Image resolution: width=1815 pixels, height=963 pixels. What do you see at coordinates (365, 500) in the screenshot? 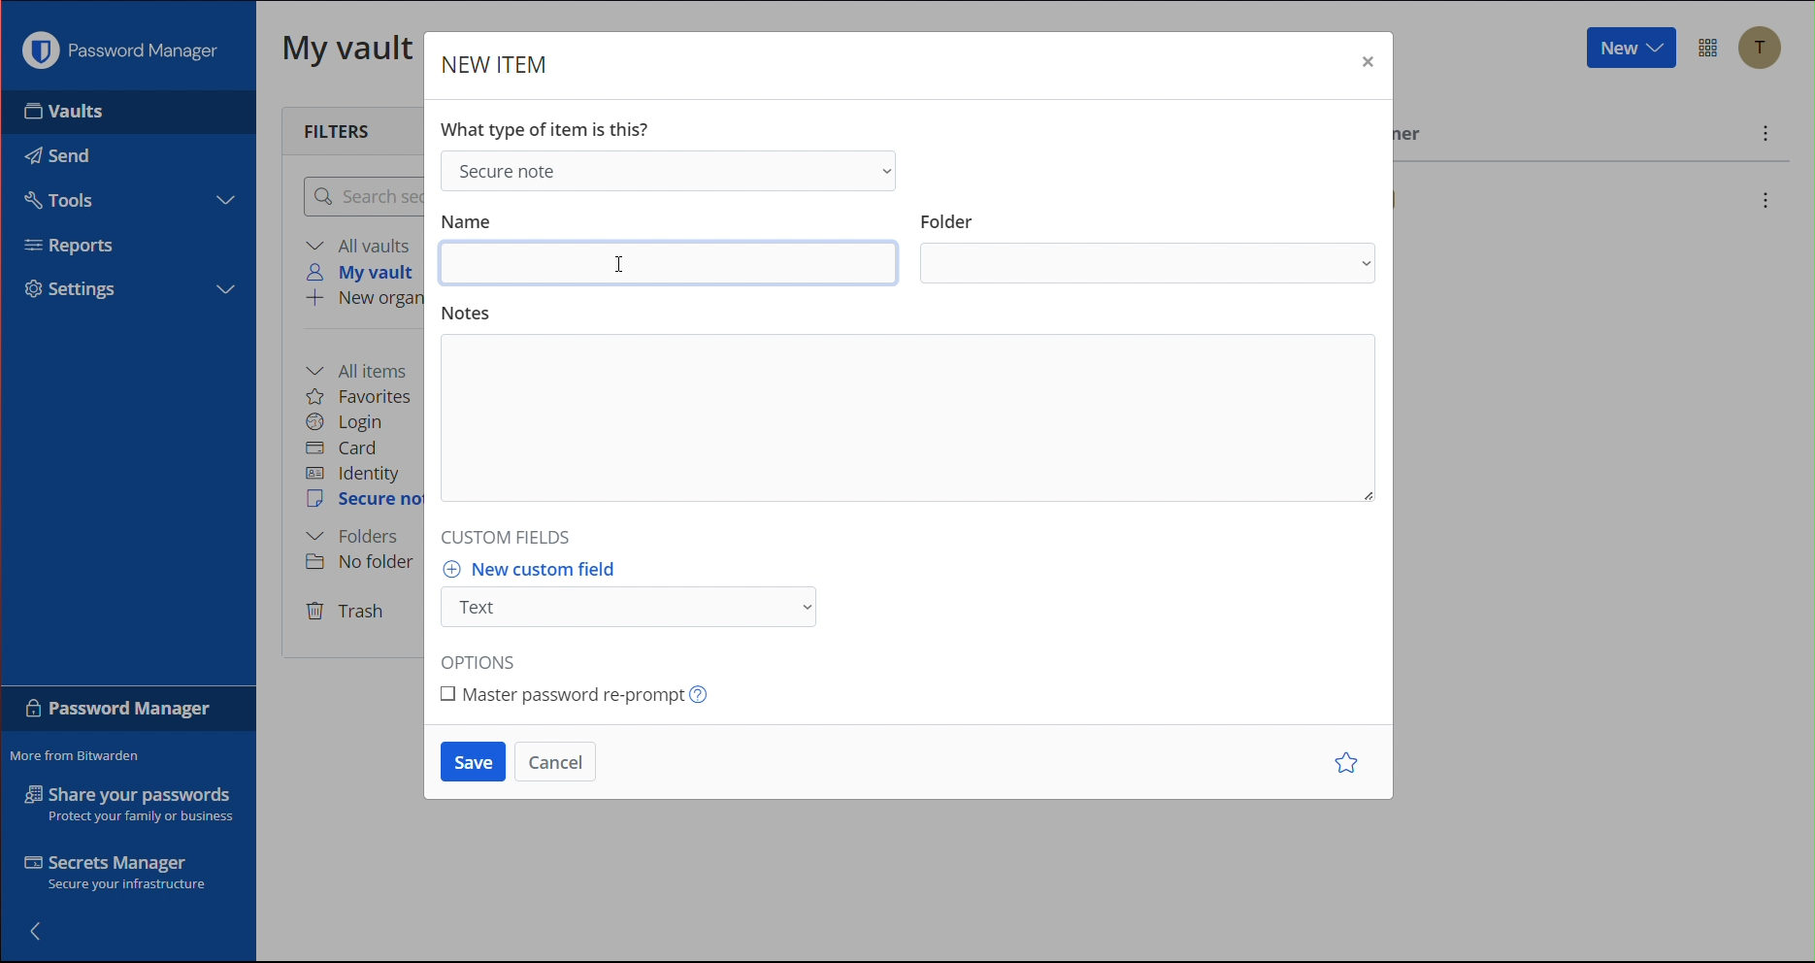
I see `Secure Note` at bounding box center [365, 500].